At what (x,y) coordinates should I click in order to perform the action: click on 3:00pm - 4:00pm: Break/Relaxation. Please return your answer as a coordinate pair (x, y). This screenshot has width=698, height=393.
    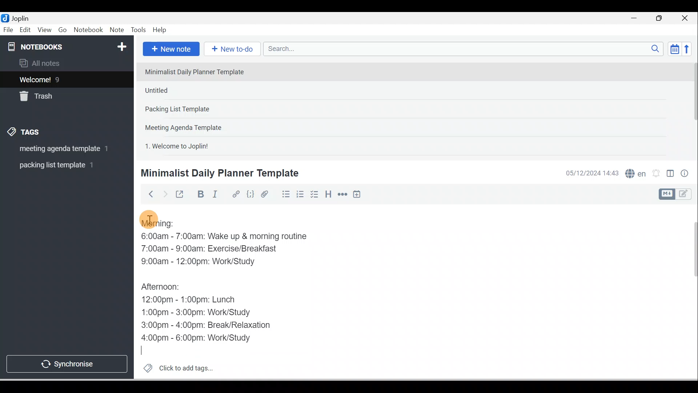
    Looking at the image, I should click on (221, 326).